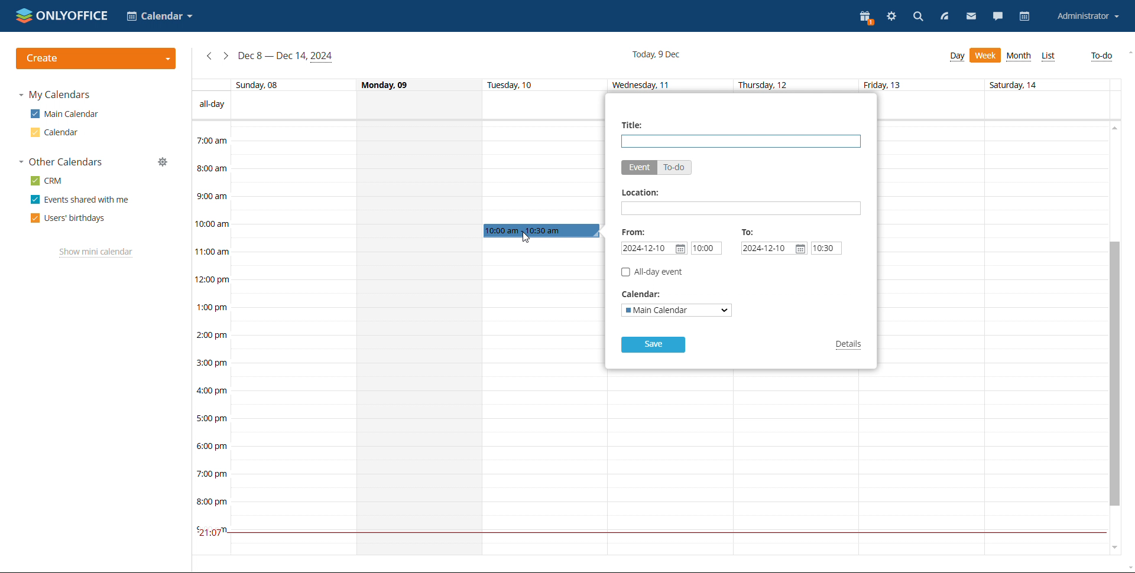 The image size is (1135, 573). I want to click on Title:, so click(635, 125).